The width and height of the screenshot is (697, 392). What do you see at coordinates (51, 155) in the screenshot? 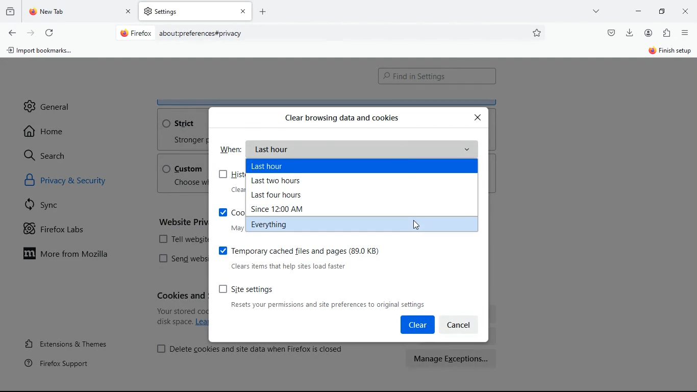
I see `search` at bounding box center [51, 155].